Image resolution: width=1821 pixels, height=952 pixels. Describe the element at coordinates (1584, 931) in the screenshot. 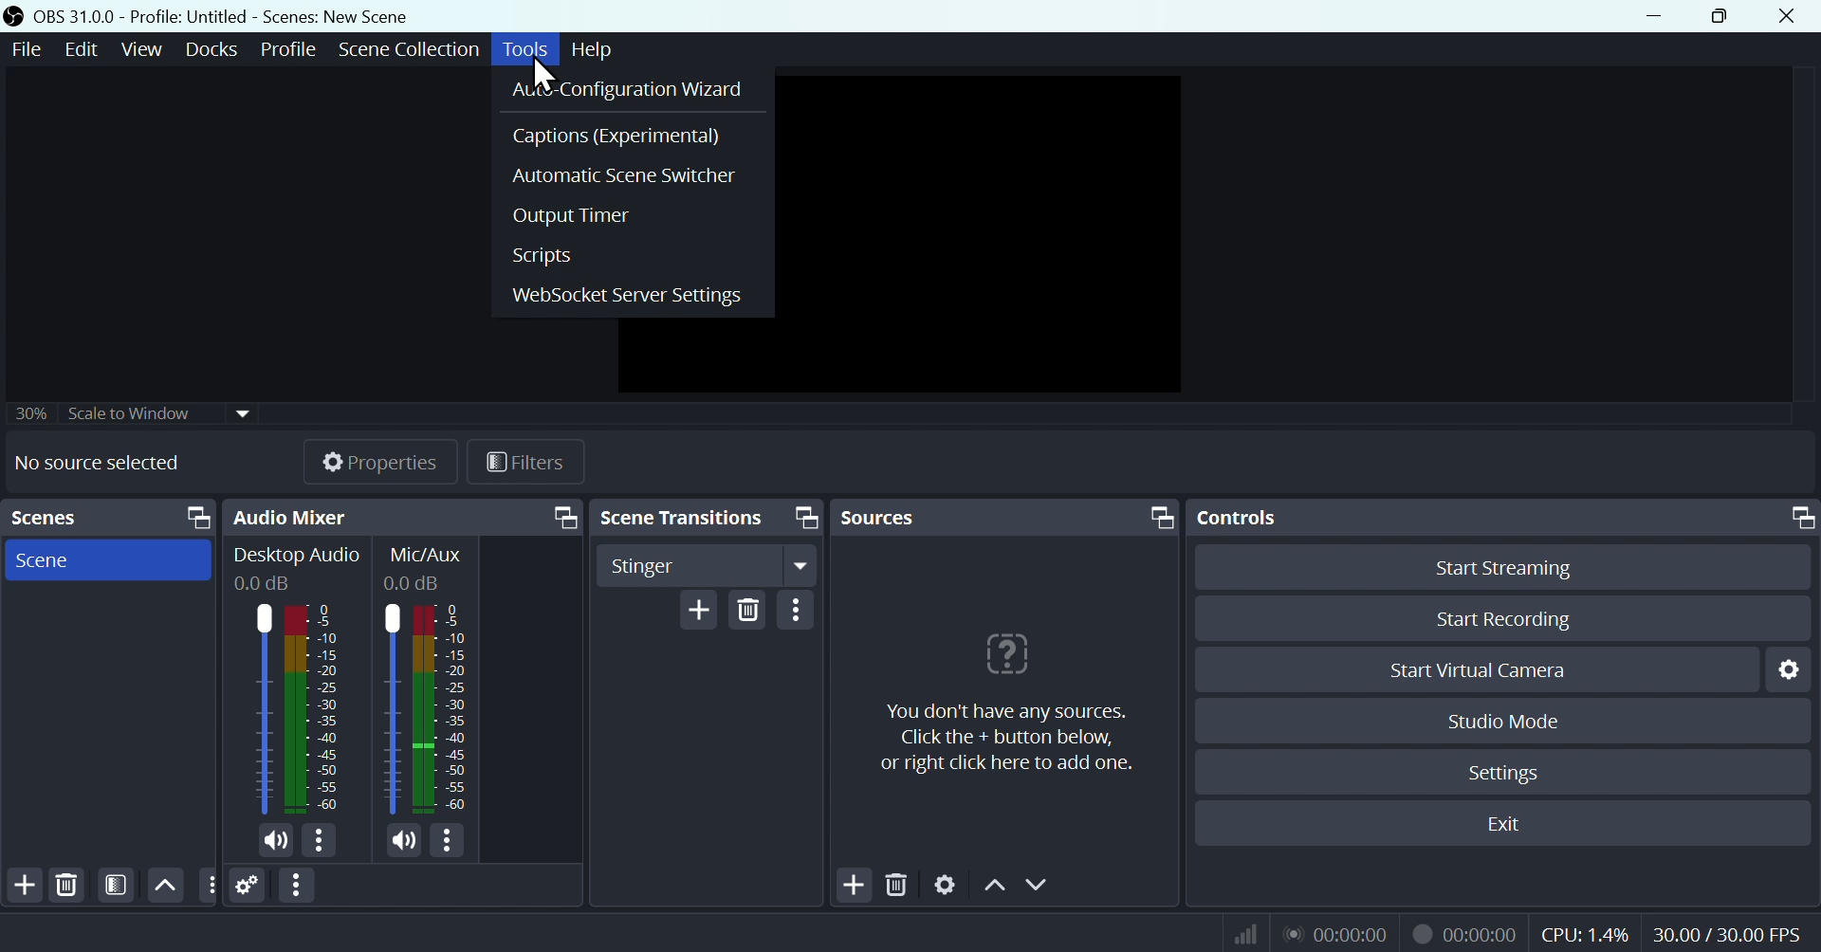

I see `CPU` at that location.